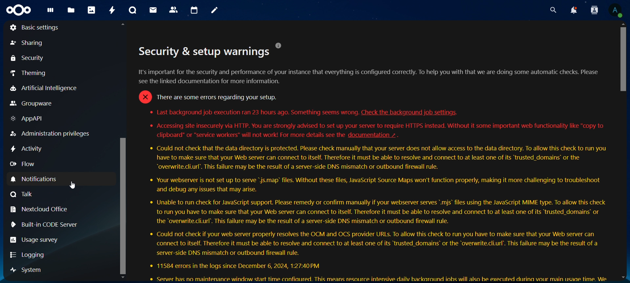  What do you see at coordinates (595, 10) in the screenshot?
I see `search contacts` at bounding box center [595, 10].